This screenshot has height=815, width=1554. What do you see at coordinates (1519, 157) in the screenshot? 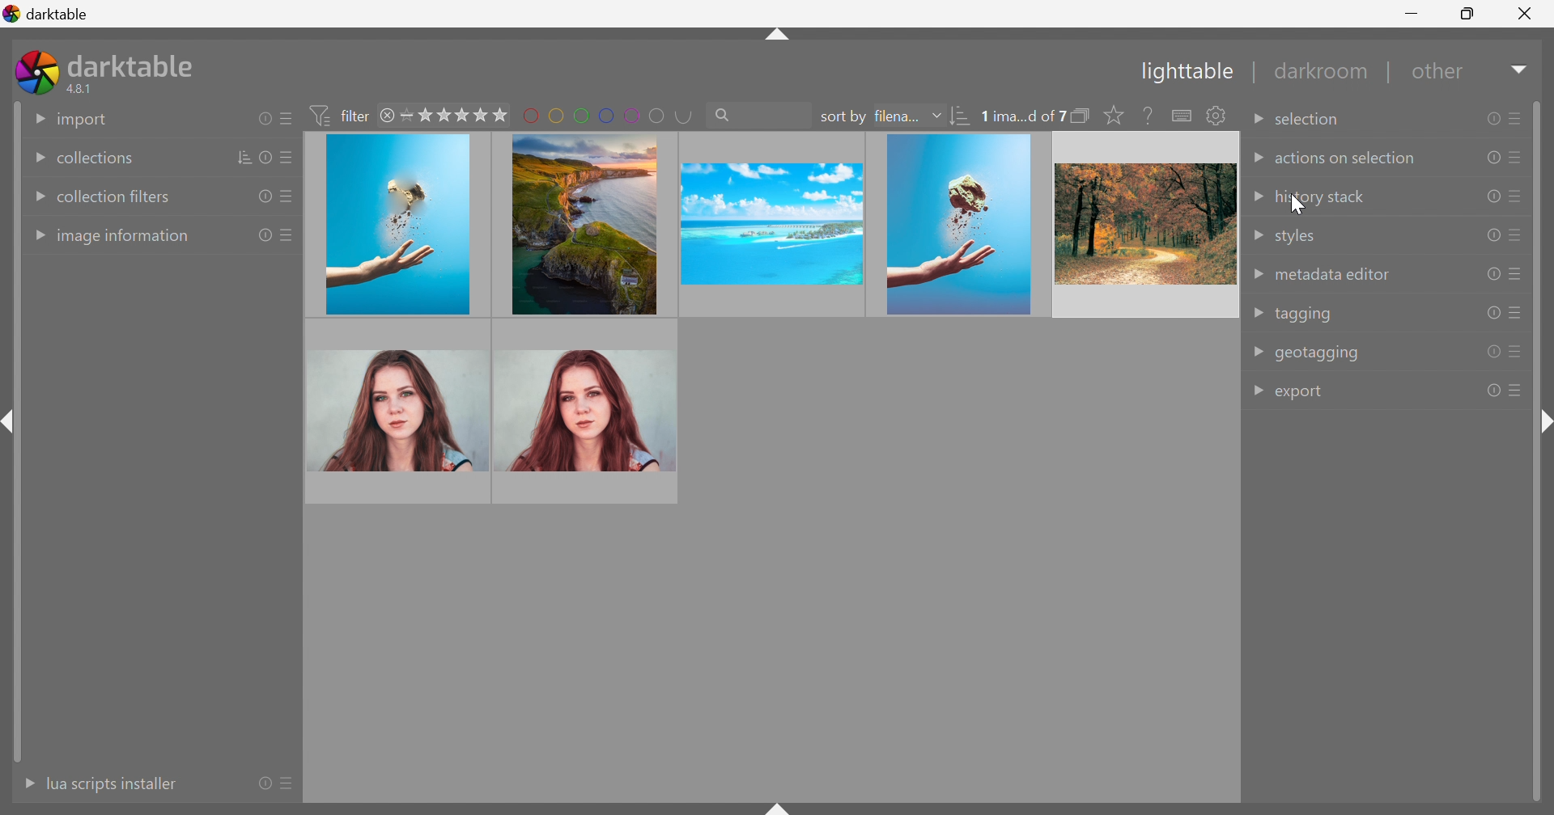
I see `presets` at bounding box center [1519, 157].